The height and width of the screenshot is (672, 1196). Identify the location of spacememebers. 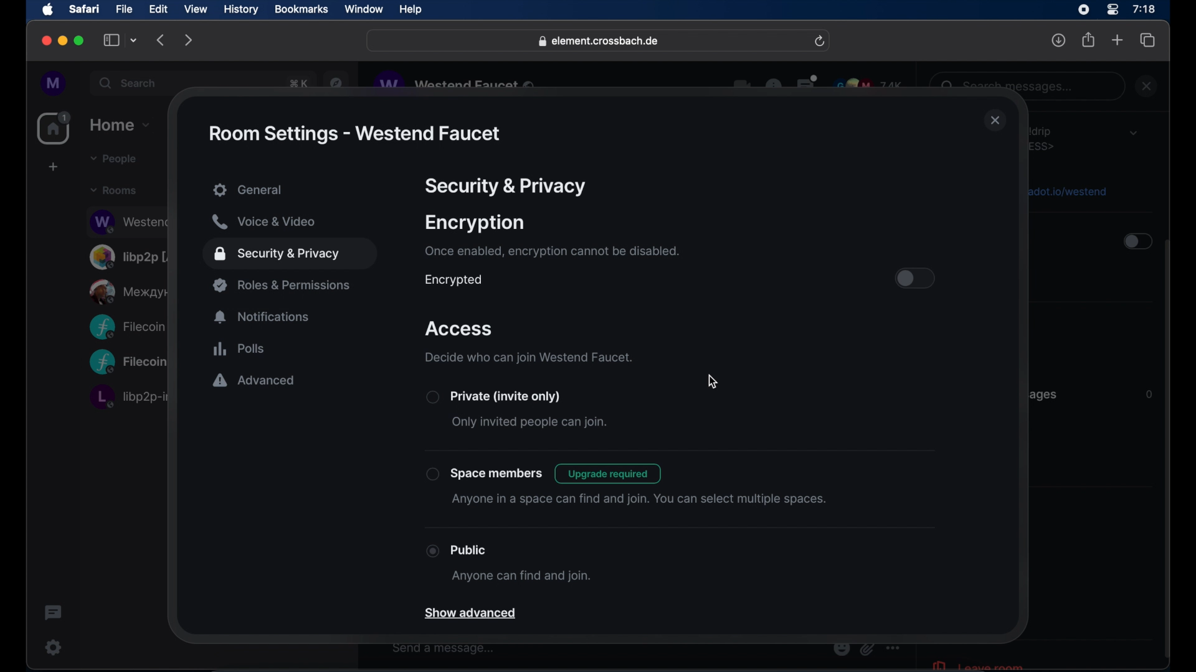
(484, 474).